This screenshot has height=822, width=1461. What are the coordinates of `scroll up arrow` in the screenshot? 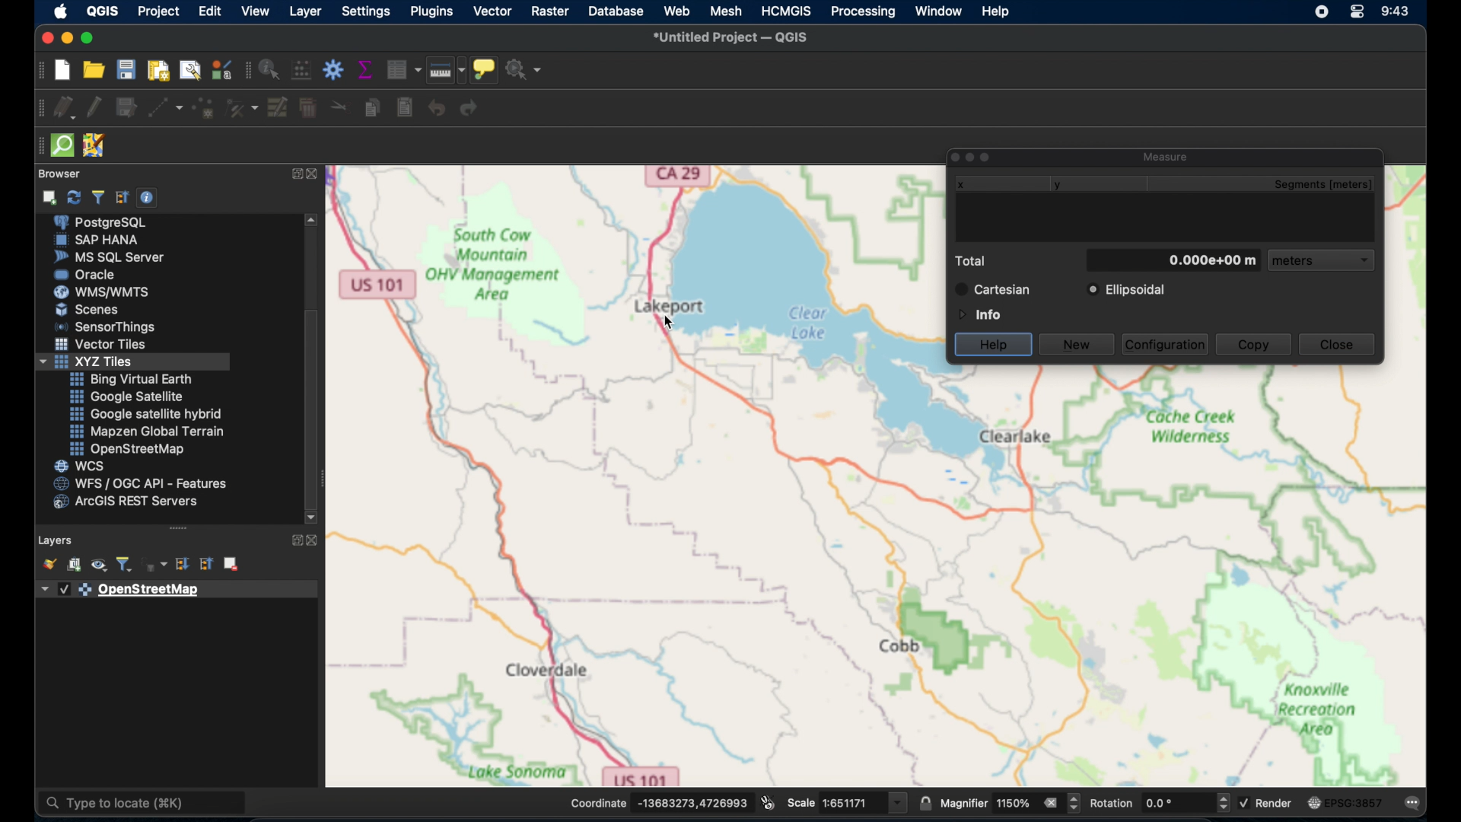 It's located at (314, 219).